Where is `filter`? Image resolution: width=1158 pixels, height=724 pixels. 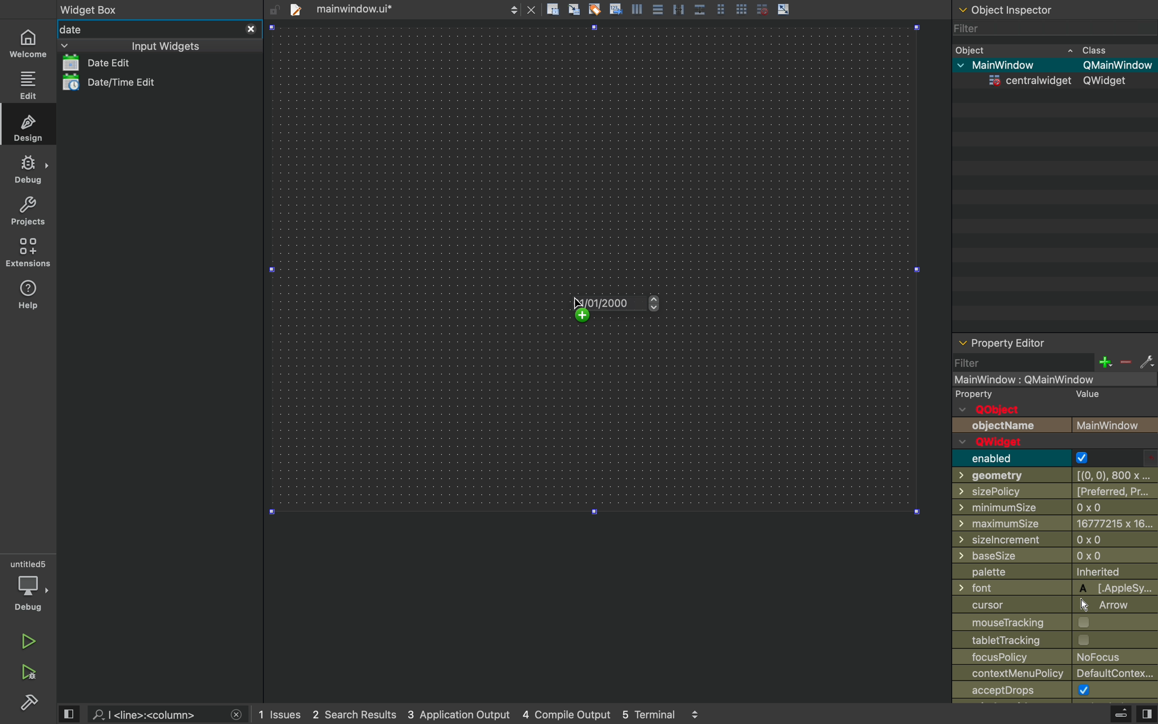 filter is located at coordinates (975, 28).